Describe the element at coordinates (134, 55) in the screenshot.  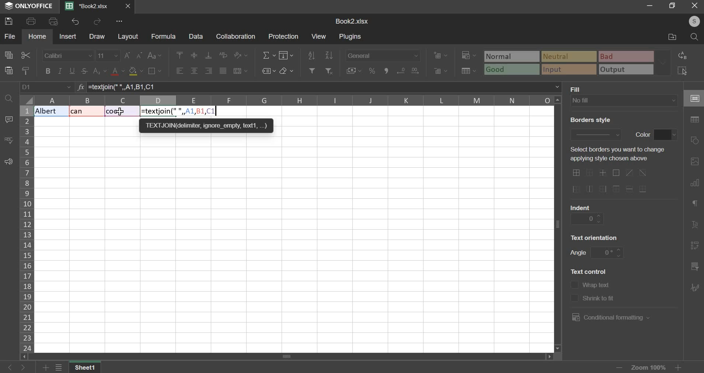
I see `font size change` at that location.